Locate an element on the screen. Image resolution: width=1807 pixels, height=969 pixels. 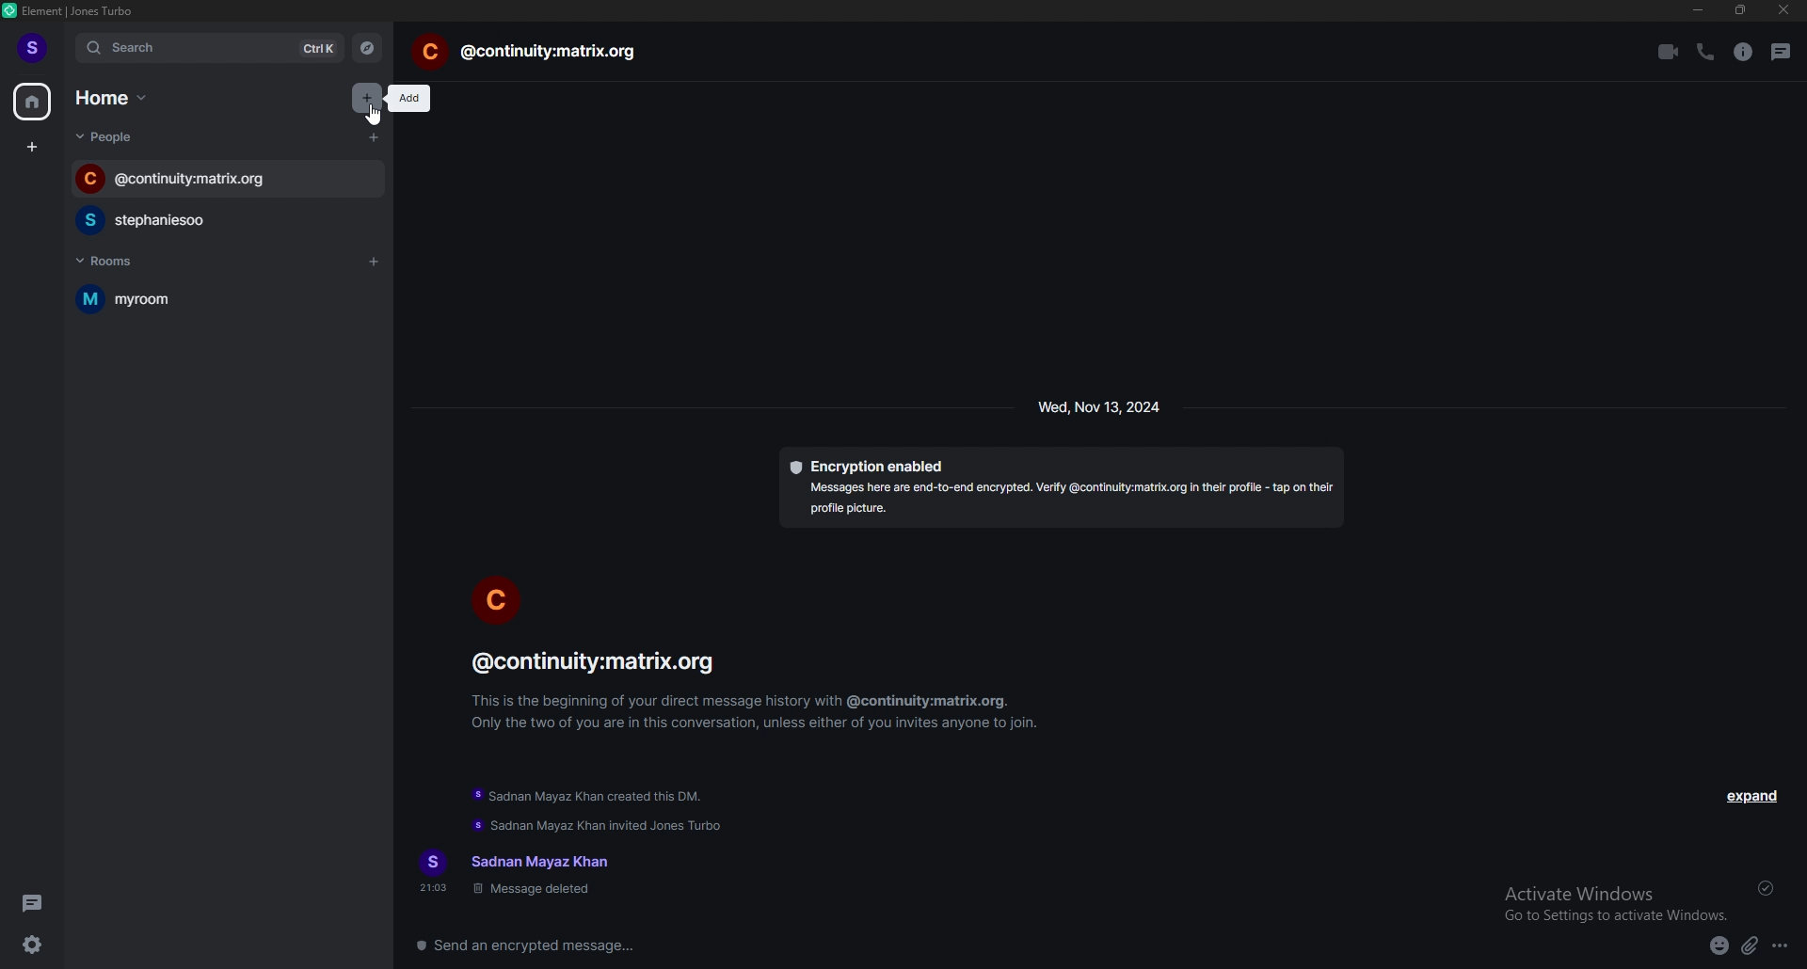
people is located at coordinates (112, 136).